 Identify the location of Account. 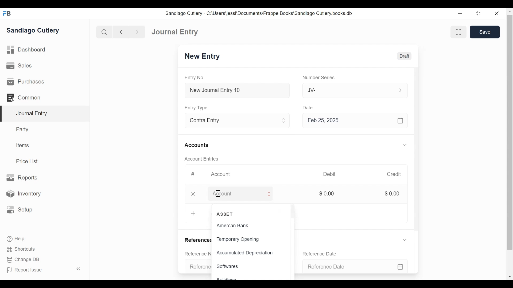
(239, 195).